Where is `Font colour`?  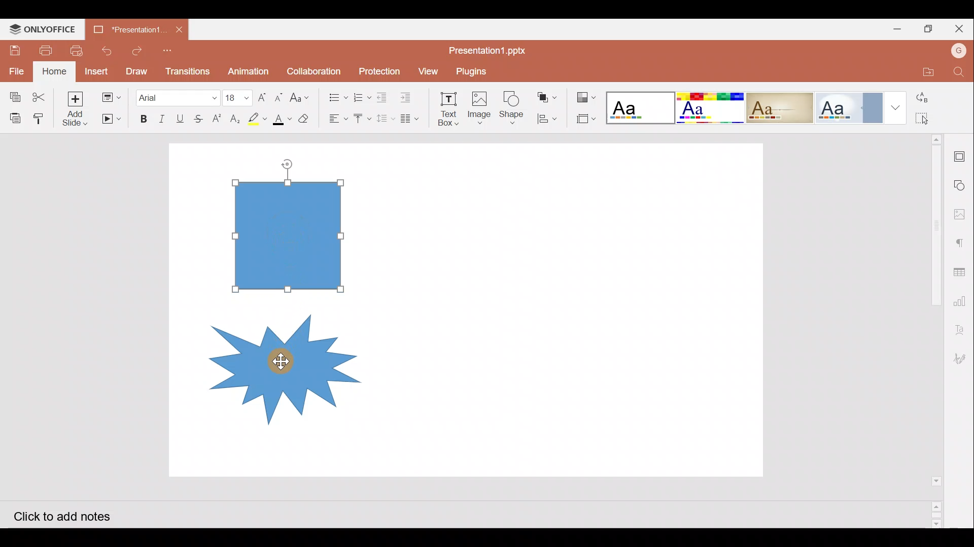
Font colour is located at coordinates (281, 119).